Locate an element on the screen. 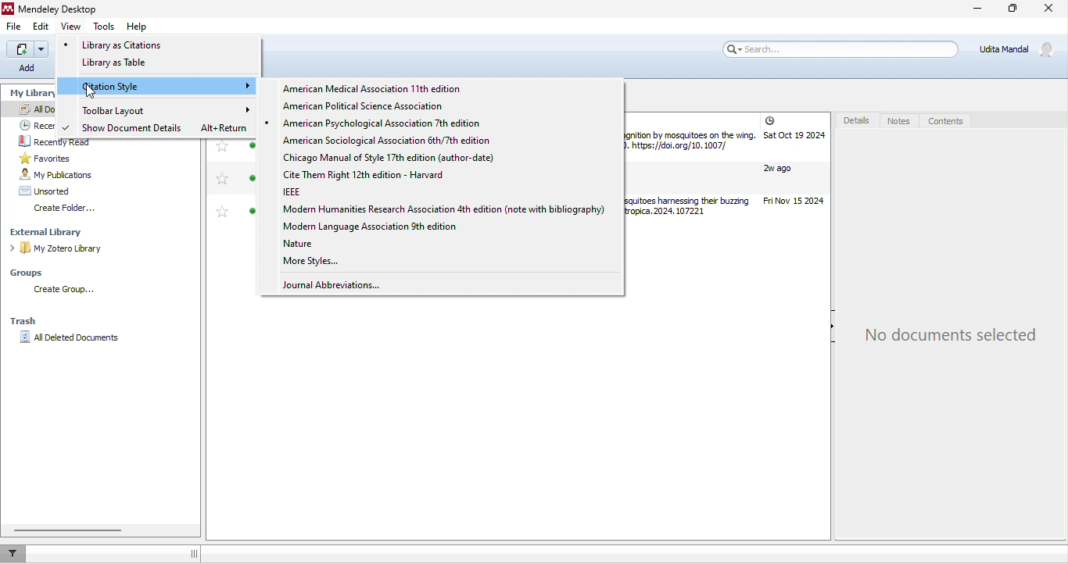 This screenshot has width=1068, height=564. AMErican Folitical cence Association is located at coordinates (371, 105).